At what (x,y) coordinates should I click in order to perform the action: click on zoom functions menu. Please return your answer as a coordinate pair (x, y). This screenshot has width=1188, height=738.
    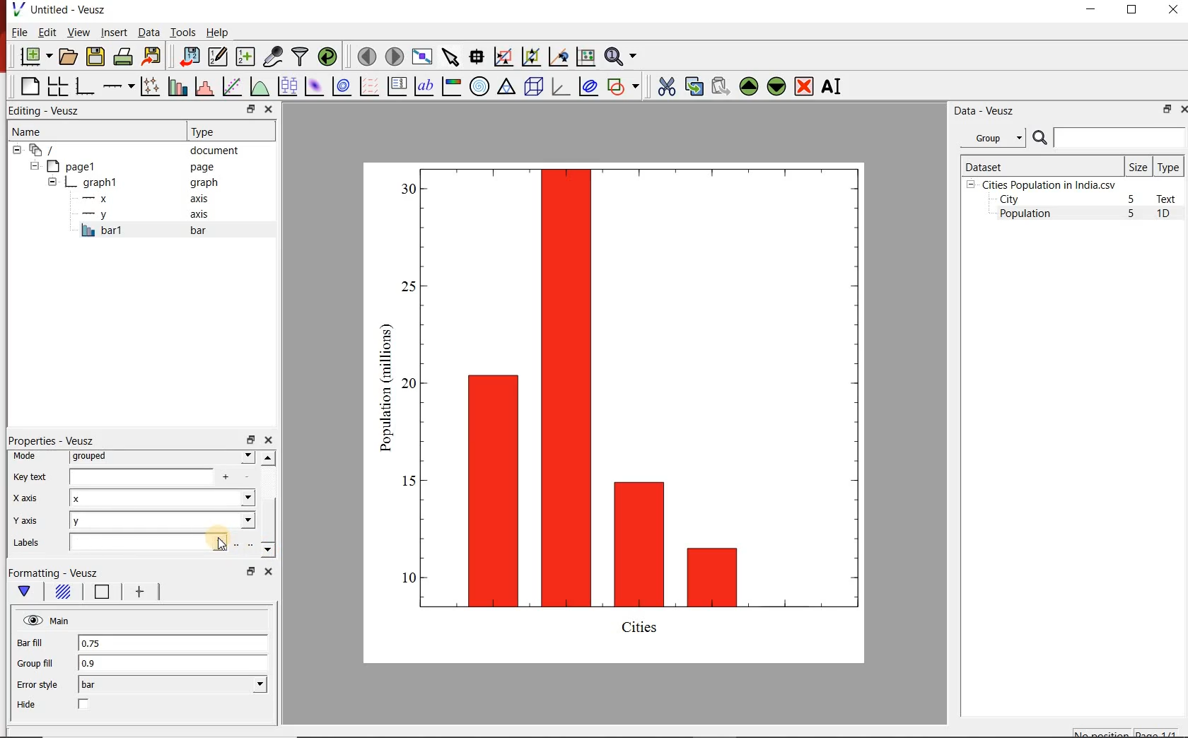
    Looking at the image, I should click on (623, 57).